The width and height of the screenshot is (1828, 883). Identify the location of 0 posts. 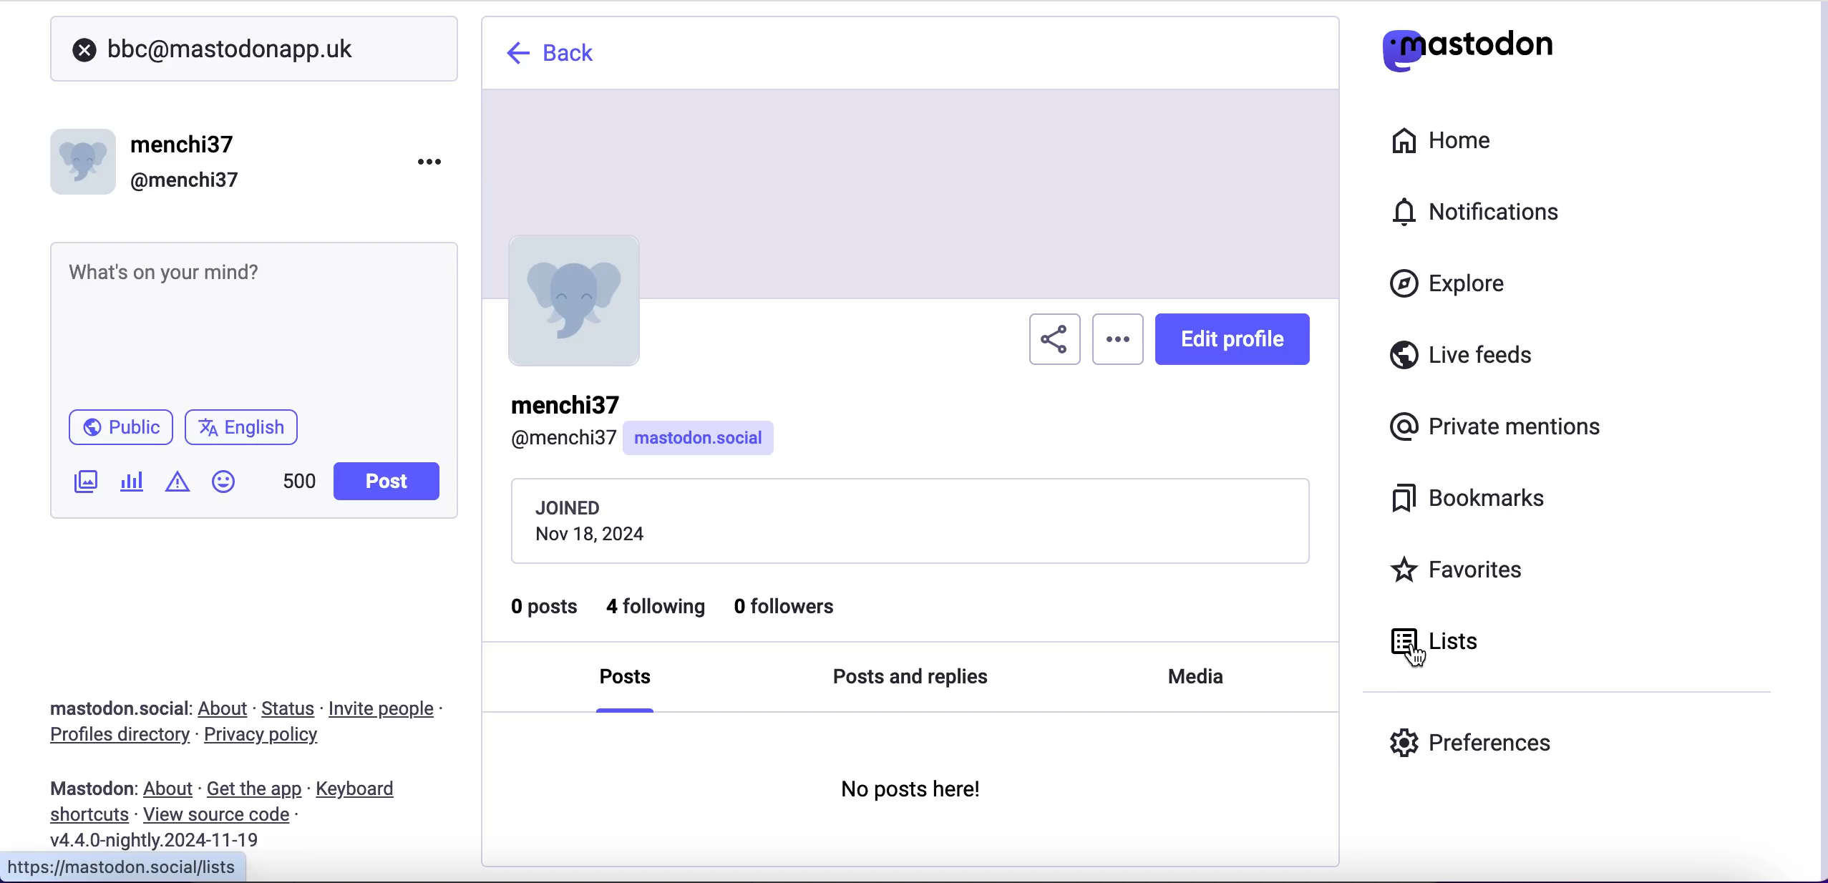
(543, 611).